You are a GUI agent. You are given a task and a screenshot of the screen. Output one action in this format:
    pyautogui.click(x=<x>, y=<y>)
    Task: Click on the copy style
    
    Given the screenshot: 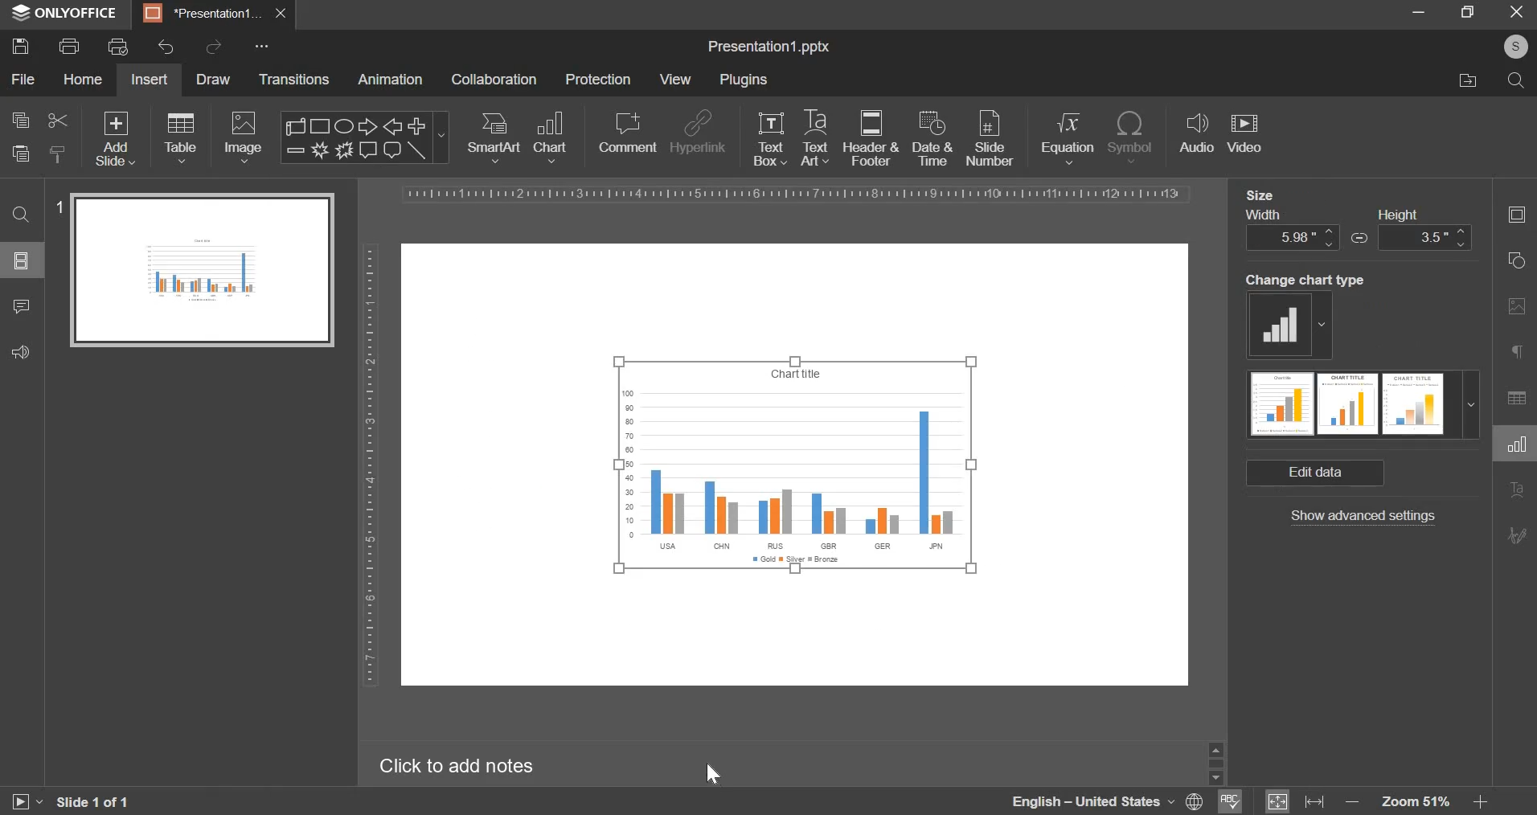 What is the action you would take?
    pyautogui.click(x=58, y=153)
    